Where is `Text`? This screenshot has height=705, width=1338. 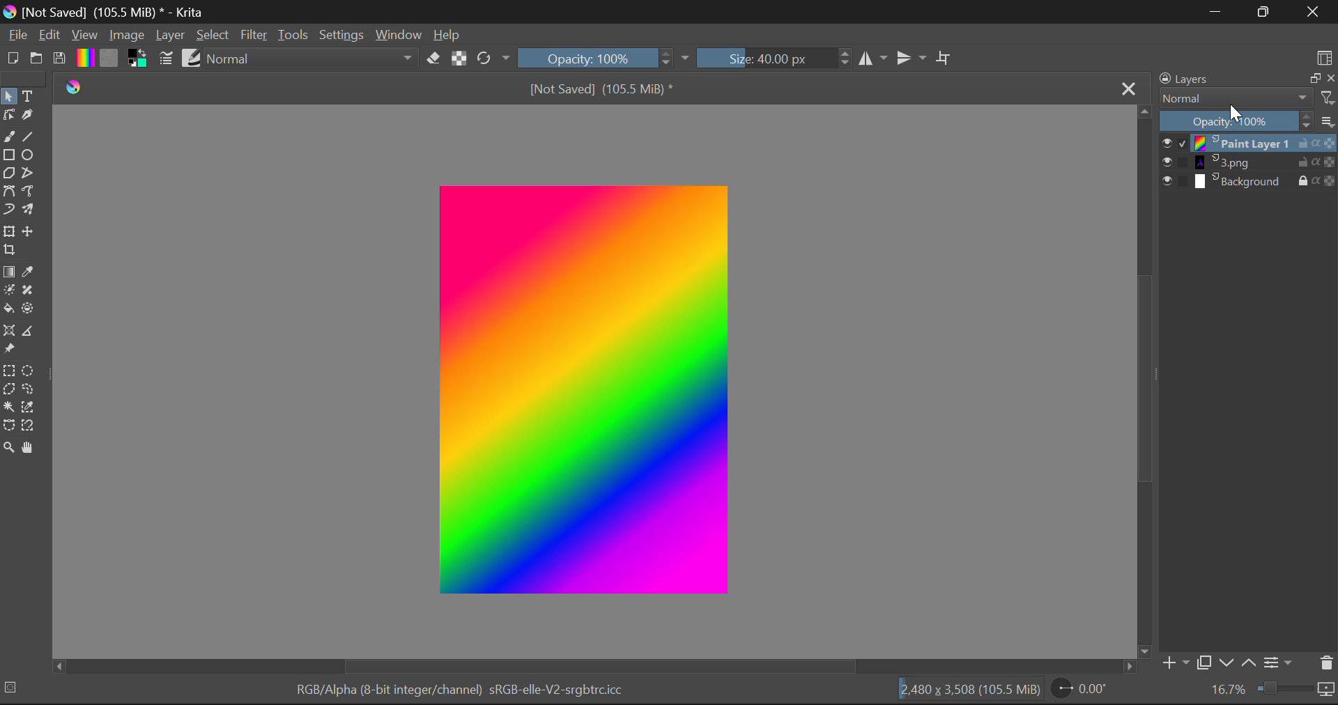
Text is located at coordinates (33, 96).